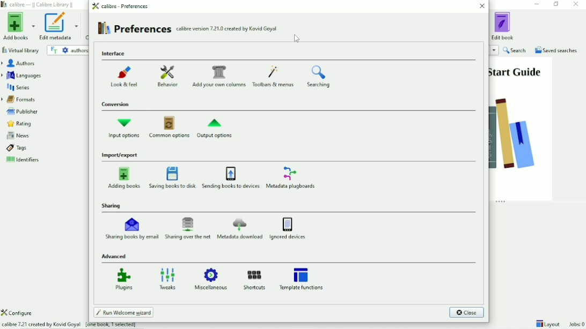 The width and height of the screenshot is (586, 329). I want to click on calibre 7.21 created by Kovid Goyal      [one book, 1 selected], so click(74, 325).